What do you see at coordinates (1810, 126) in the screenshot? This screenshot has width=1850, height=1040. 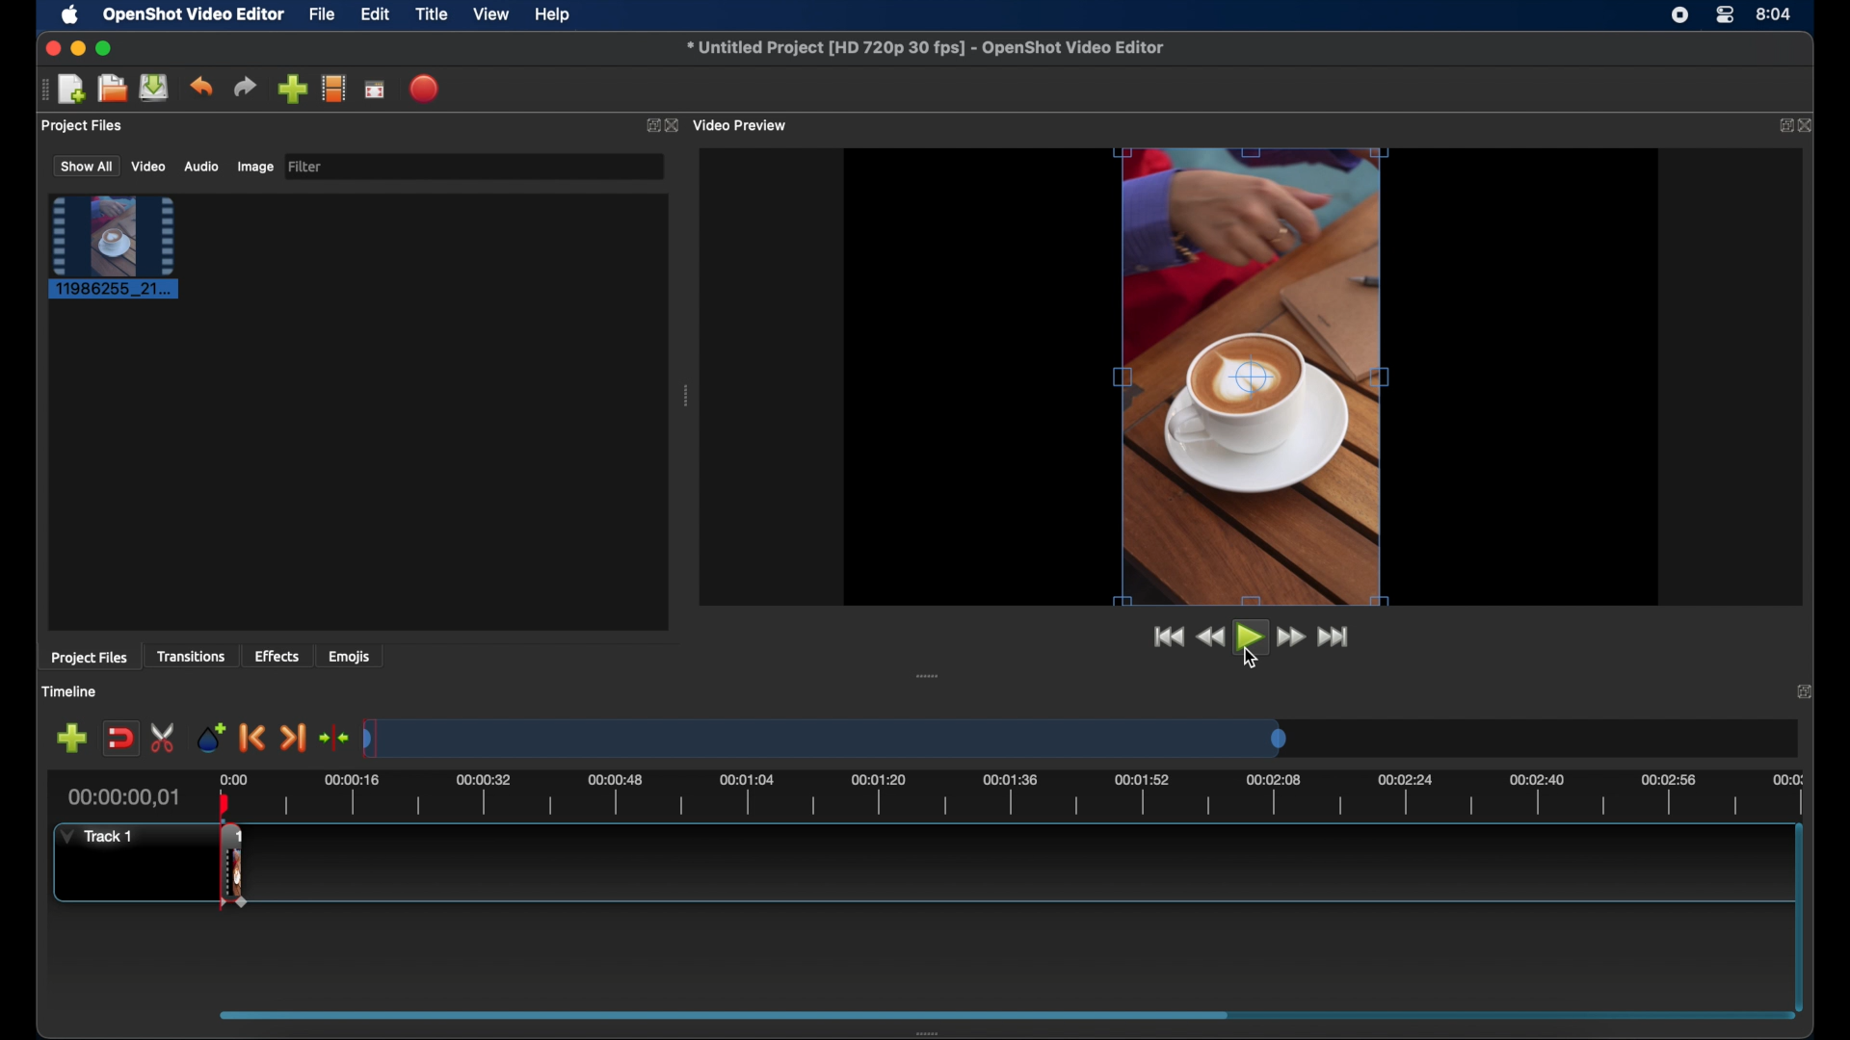 I see `close` at bounding box center [1810, 126].